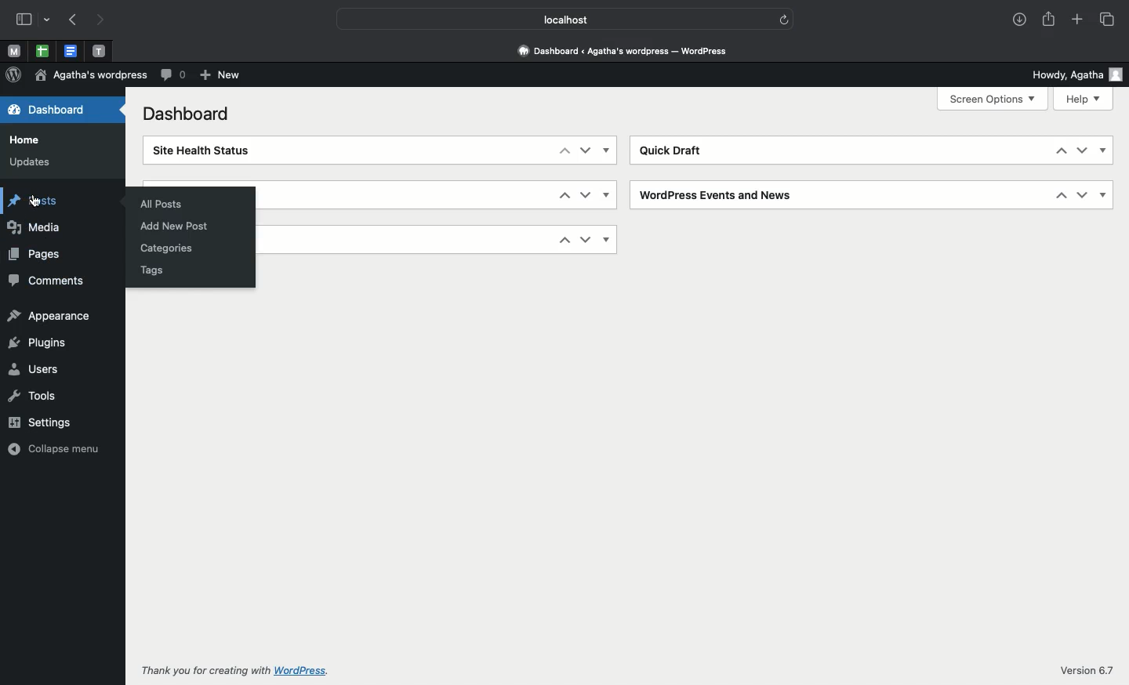 The image size is (1129, 685). I want to click on Show, so click(1103, 152).